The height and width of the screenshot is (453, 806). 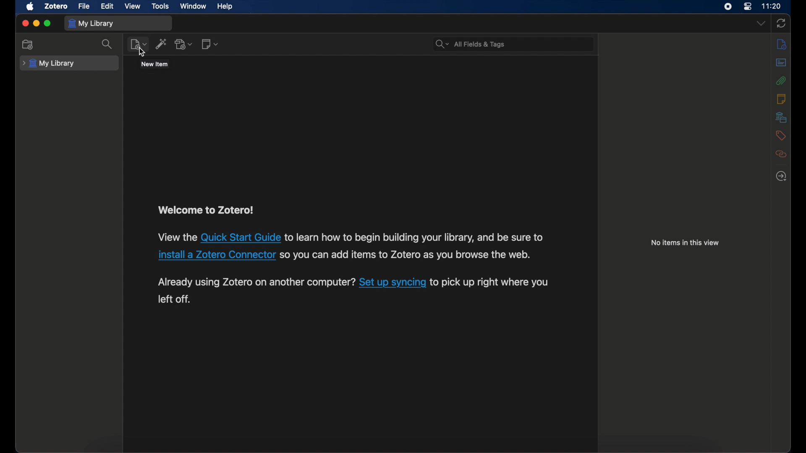 What do you see at coordinates (184, 44) in the screenshot?
I see `add attachment` at bounding box center [184, 44].